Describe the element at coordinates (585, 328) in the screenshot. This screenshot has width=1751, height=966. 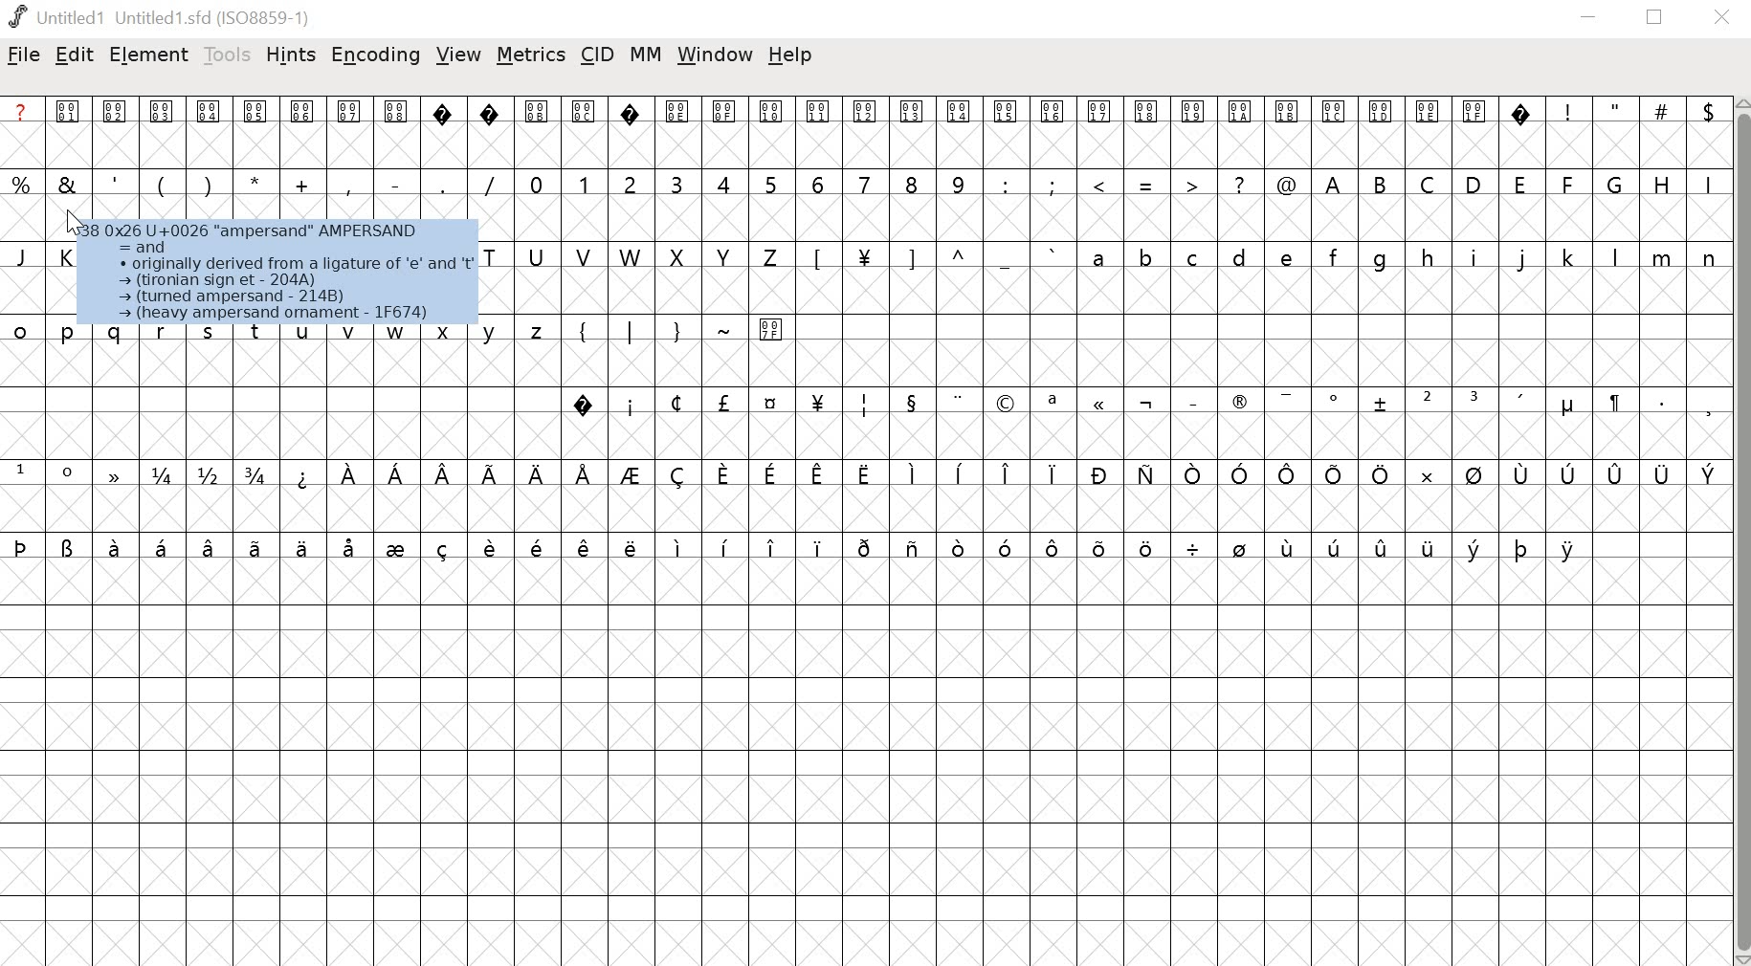
I see `{` at that location.